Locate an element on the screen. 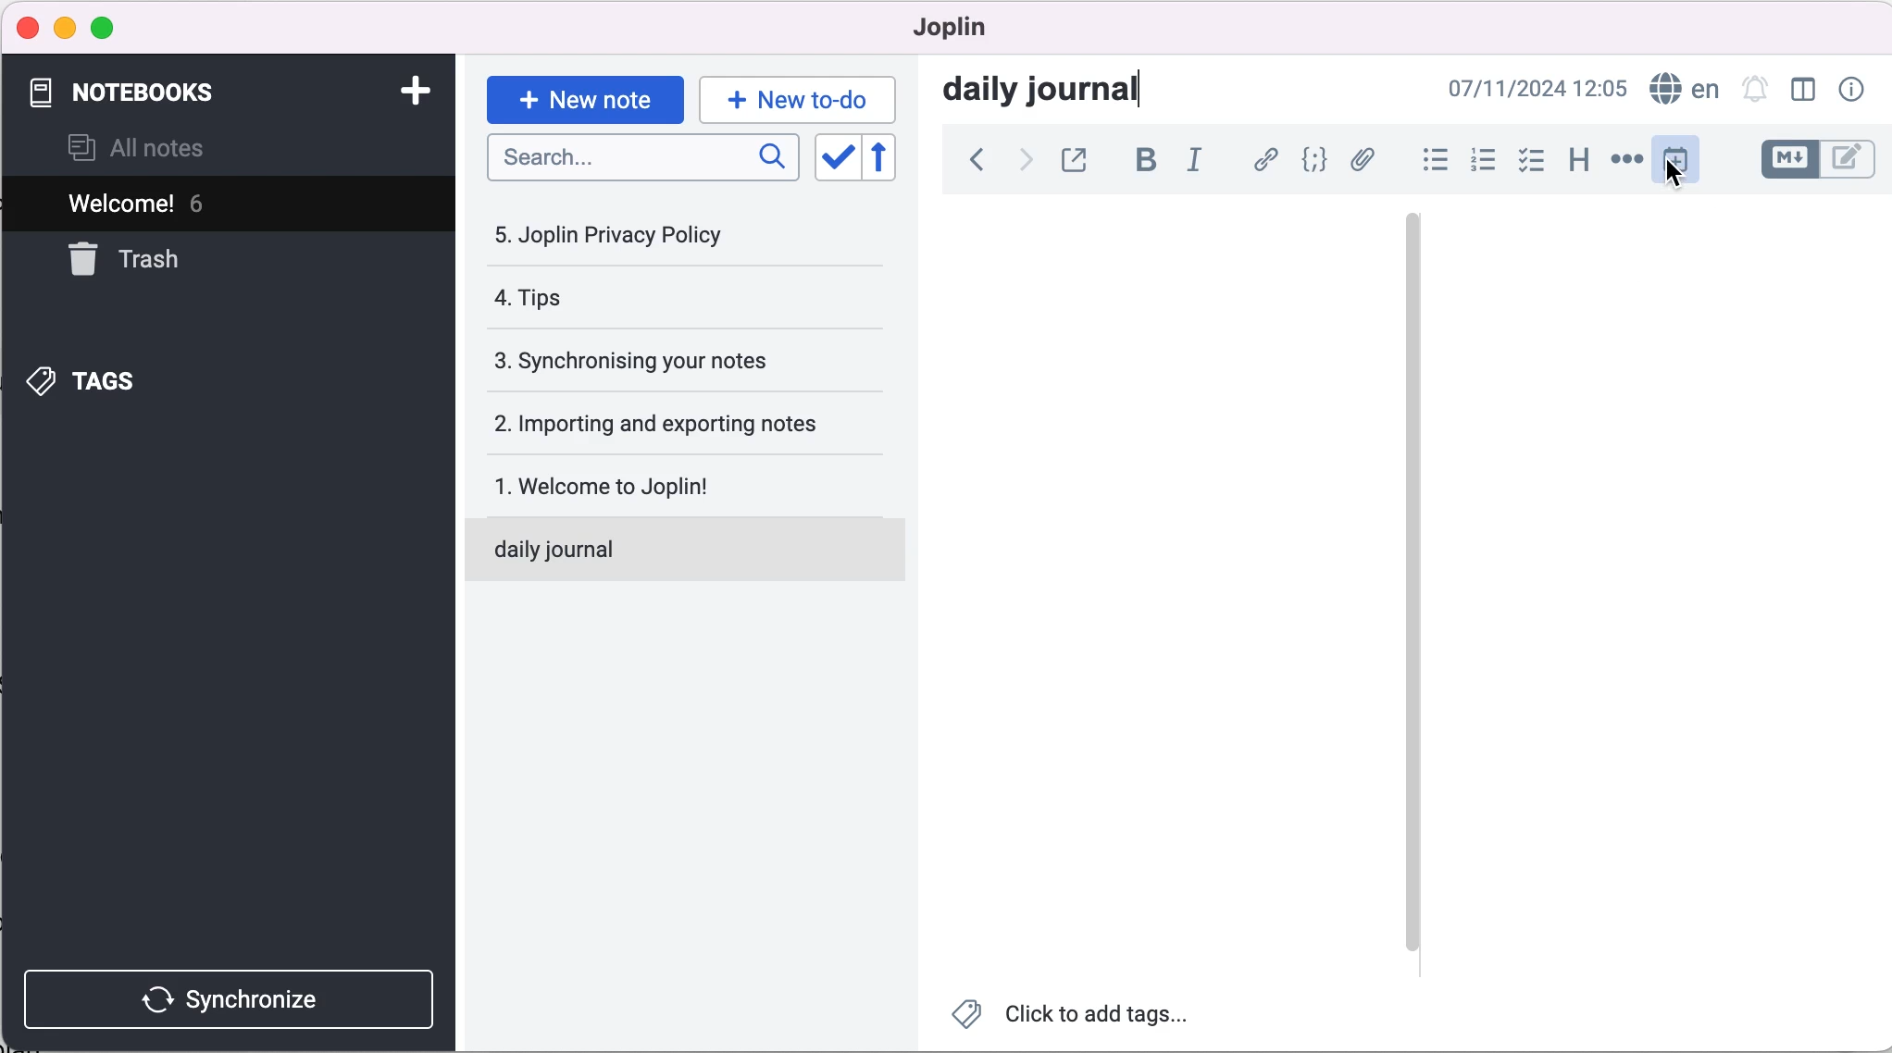 This screenshot has width=1892, height=1053. add notebook is located at coordinates (415, 92).